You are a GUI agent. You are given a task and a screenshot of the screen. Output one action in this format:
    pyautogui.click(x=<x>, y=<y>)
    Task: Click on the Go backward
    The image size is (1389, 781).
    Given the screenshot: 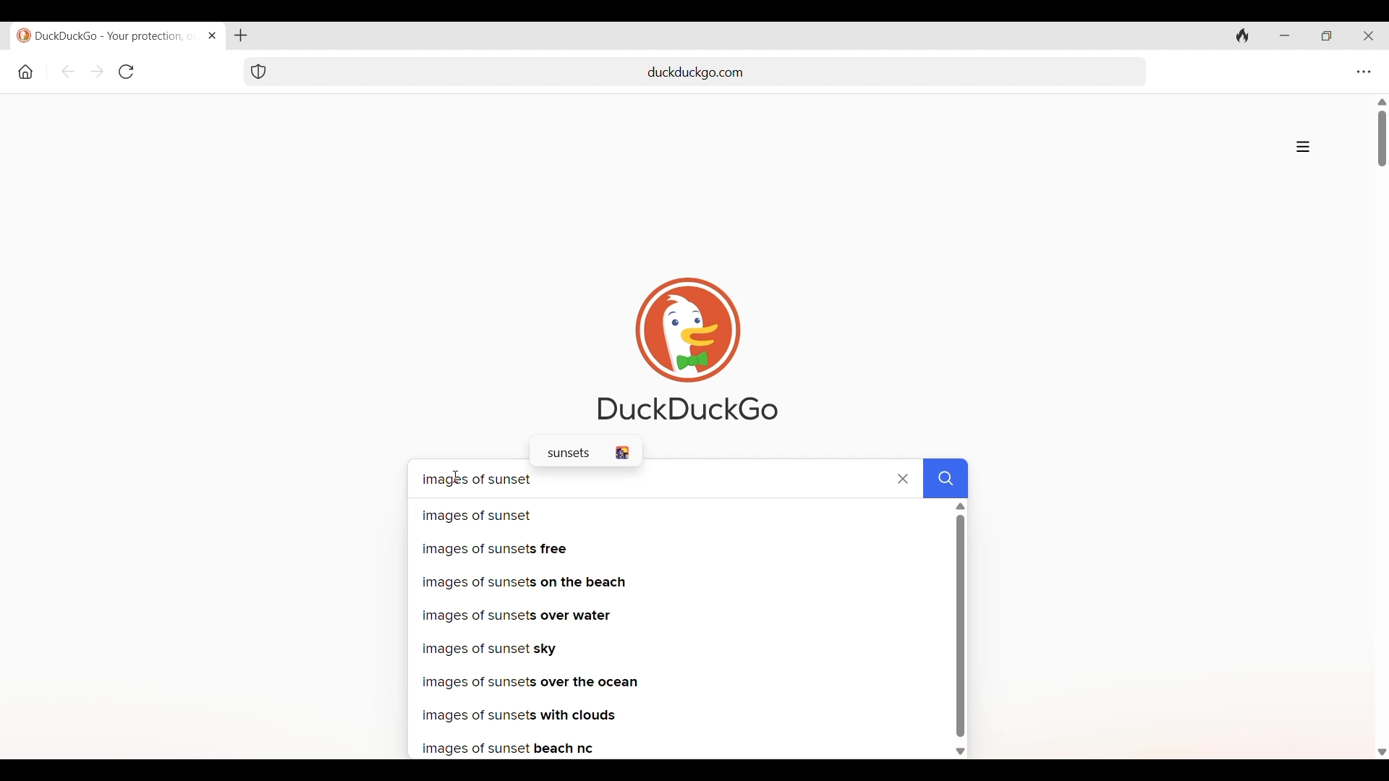 What is the action you would take?
    pyautogui.click(x=67, y=72)
    